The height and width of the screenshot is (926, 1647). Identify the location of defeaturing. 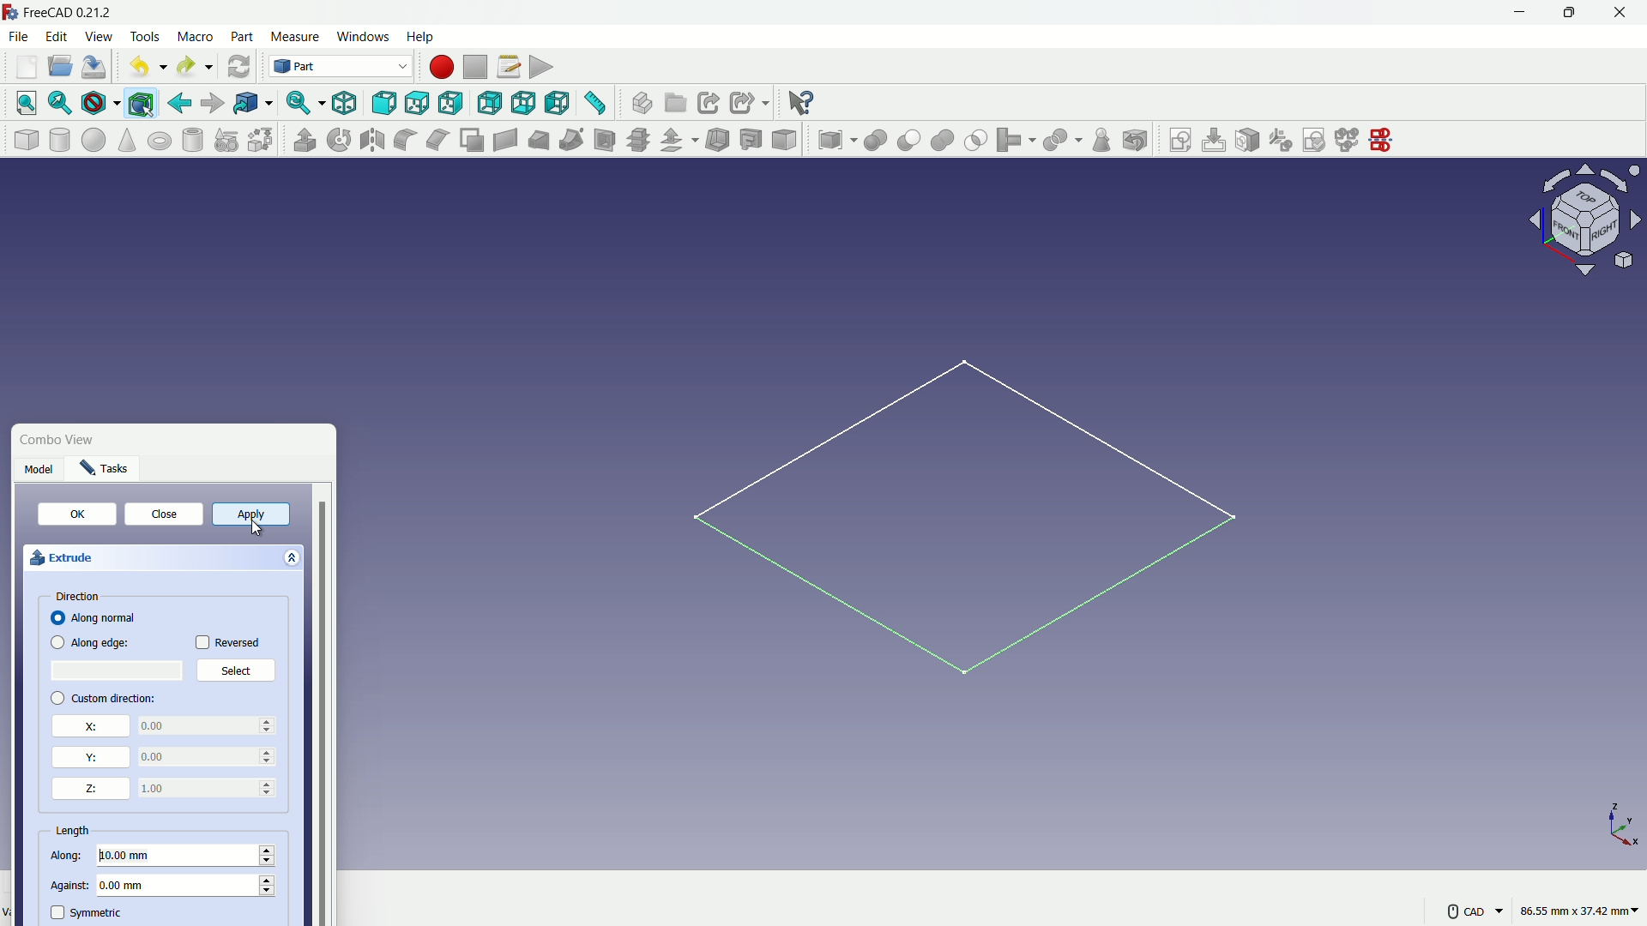
(1134, 141).